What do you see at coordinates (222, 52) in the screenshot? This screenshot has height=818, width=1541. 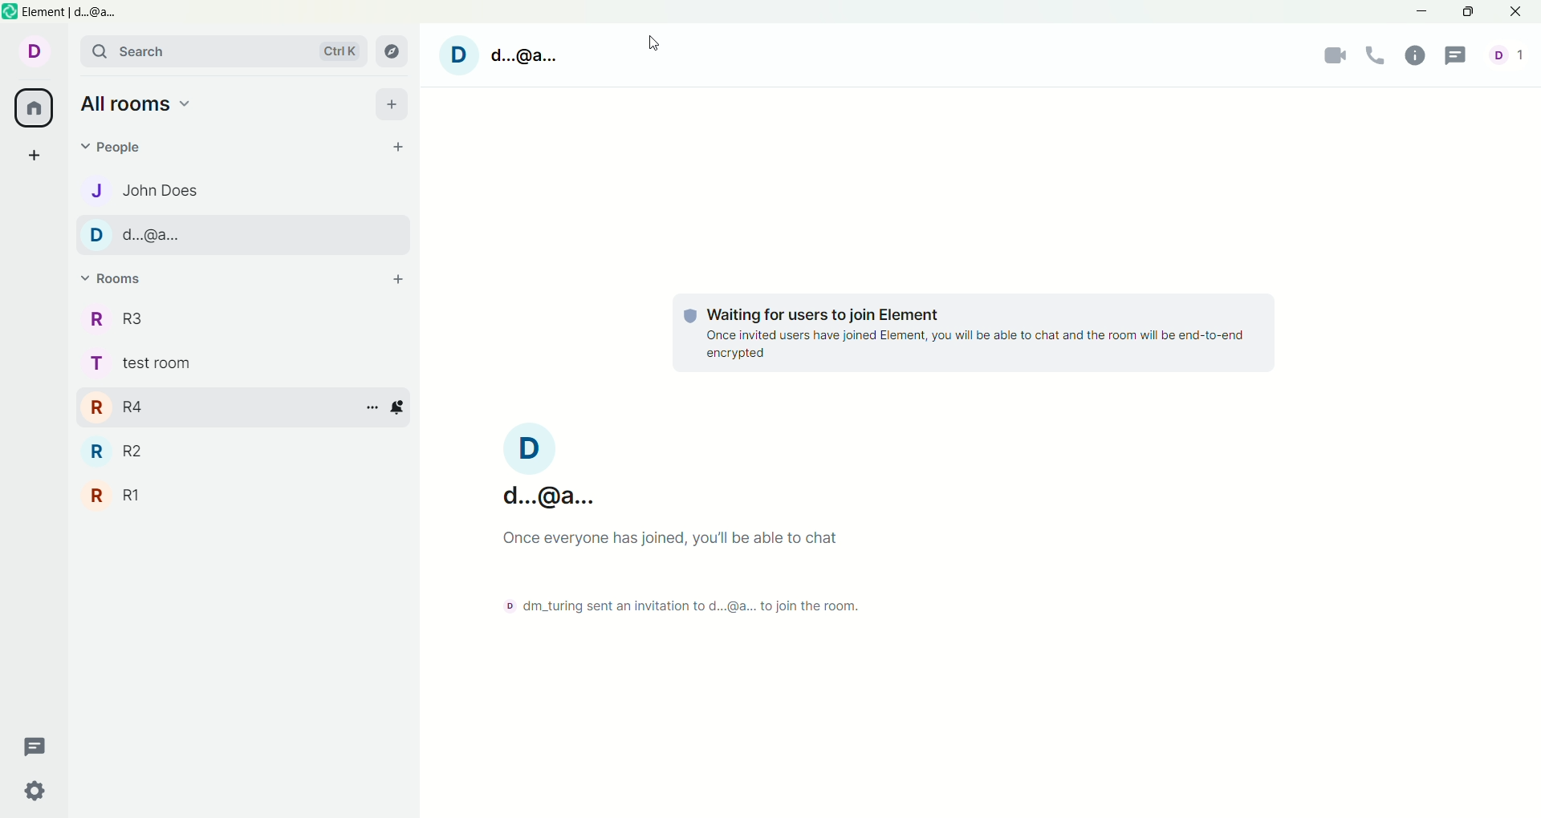 I see `search` at bounding box center [222, 52].